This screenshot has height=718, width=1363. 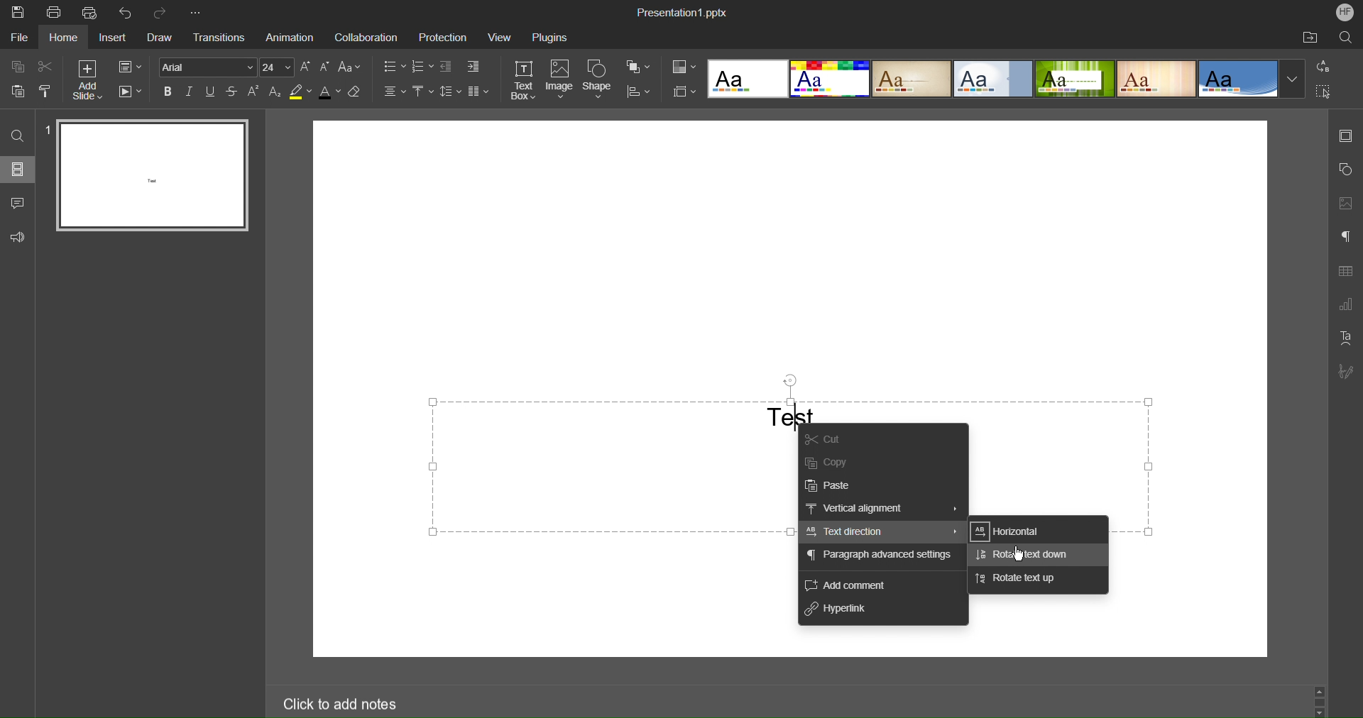 I want to click on Text Color, so click(x=330, y=92).